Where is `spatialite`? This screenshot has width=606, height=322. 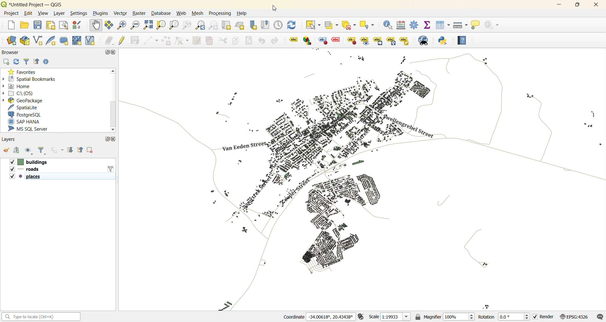
spatialite is located at coordinates (25, 107).